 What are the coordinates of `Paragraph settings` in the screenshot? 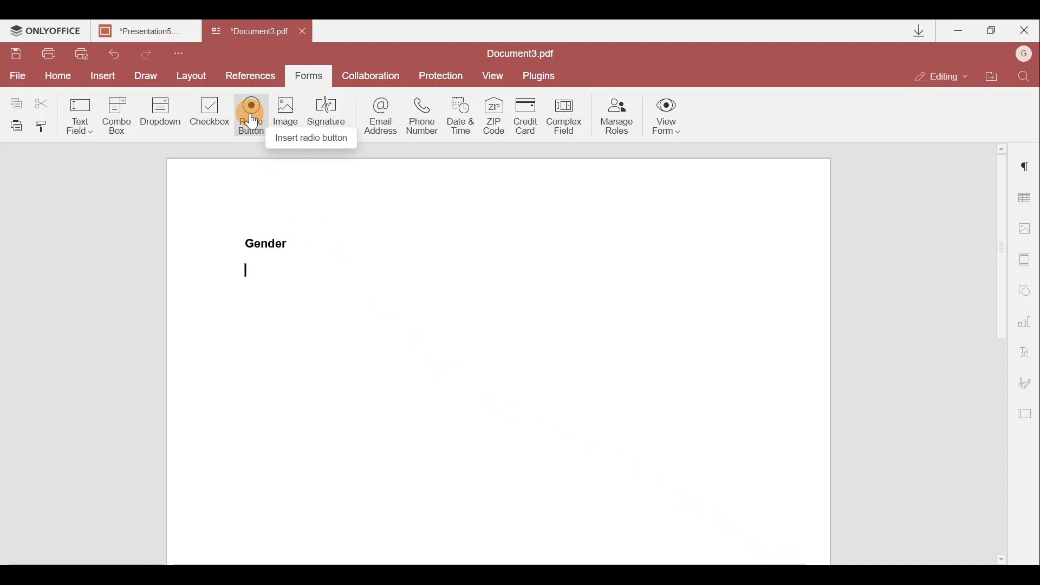 It's located at (1024, 171).